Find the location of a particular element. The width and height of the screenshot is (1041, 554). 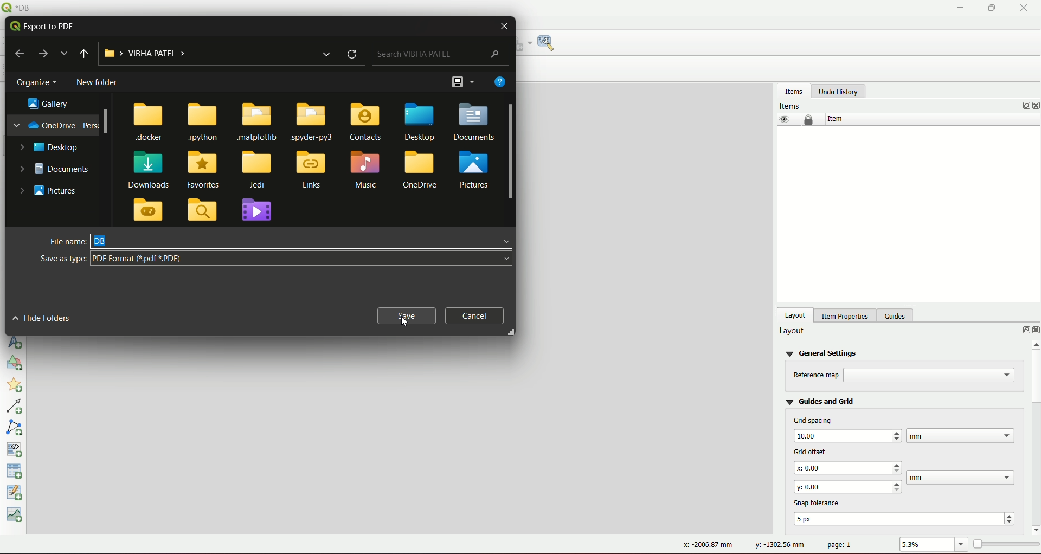

text box is located at coordinates (907, 518).